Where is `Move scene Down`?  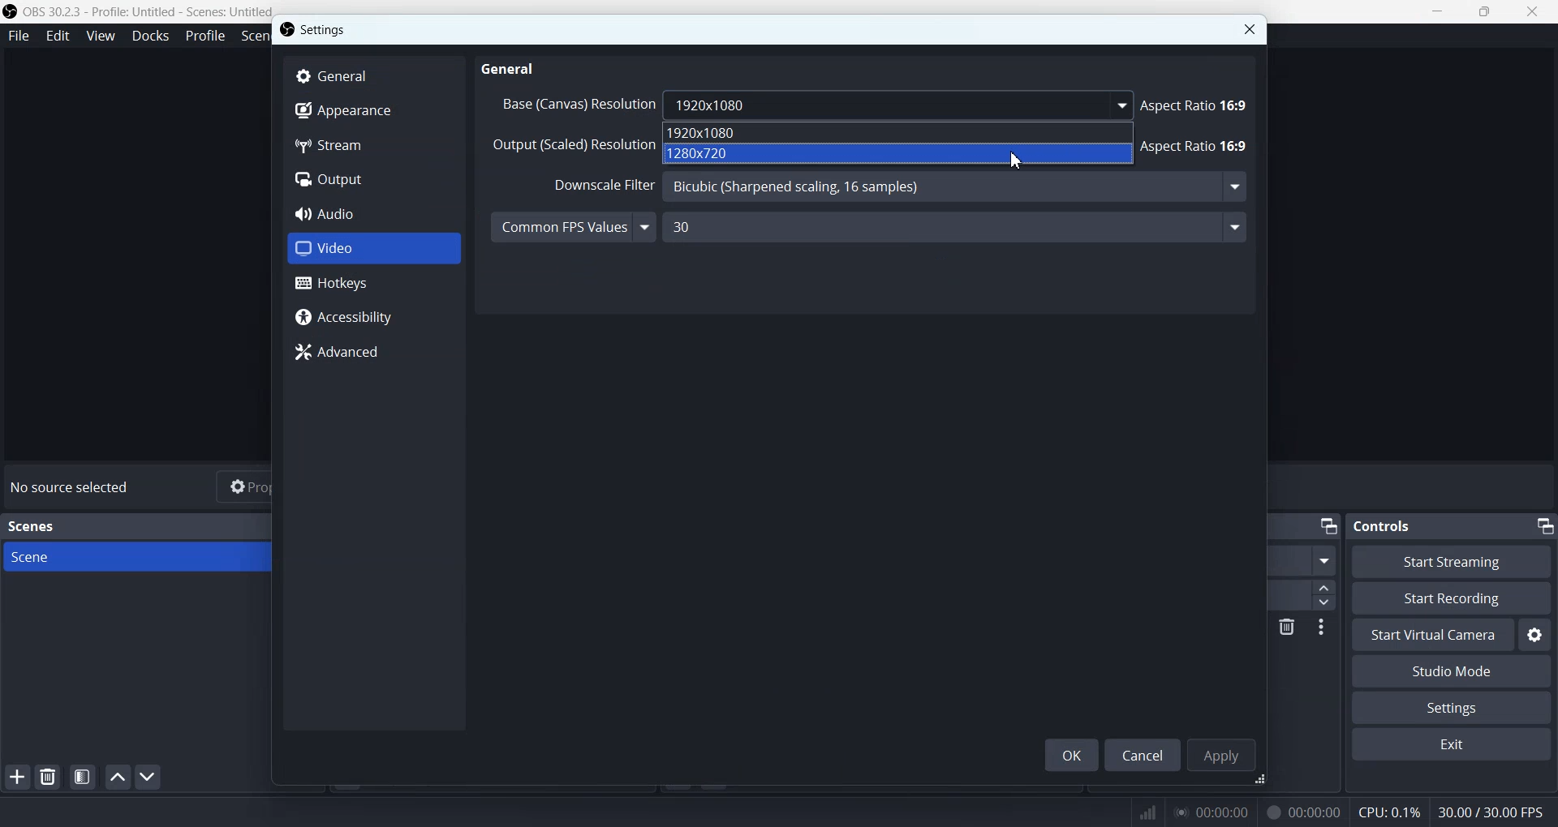 Move scene Down is located at coordinates (148, 777).